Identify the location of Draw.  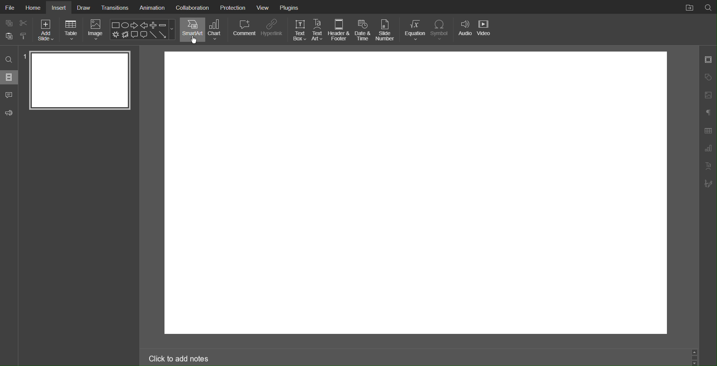
(84, 7).